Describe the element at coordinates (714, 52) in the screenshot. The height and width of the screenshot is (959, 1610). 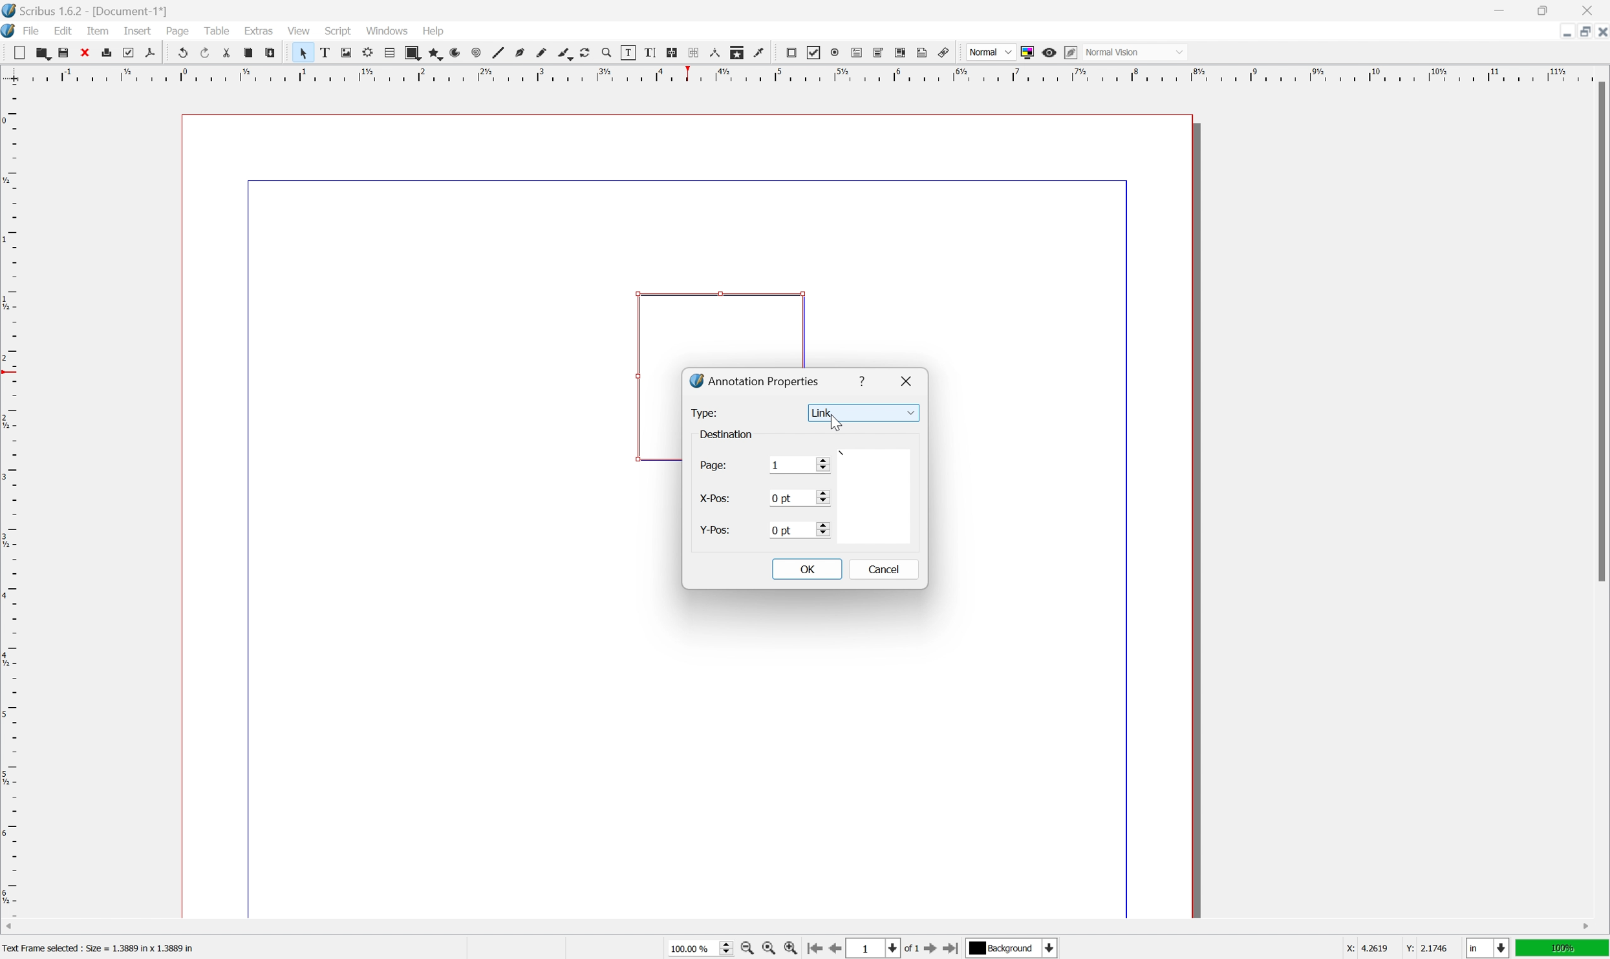
I see `measurements` at that location.